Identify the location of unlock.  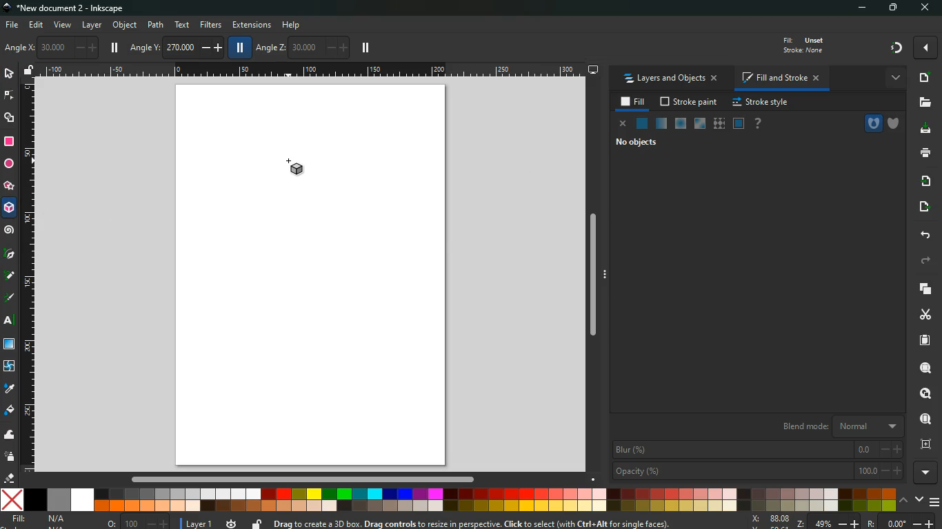
(257, 523).